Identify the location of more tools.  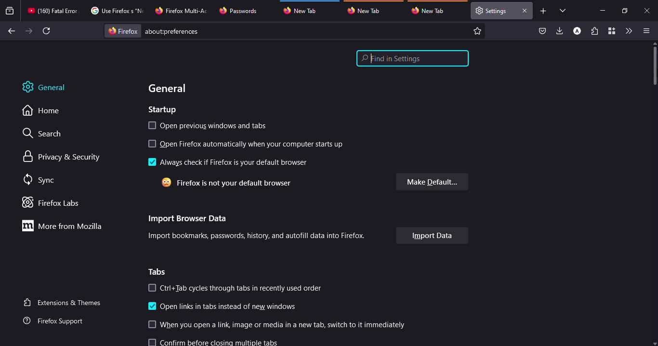
(628, 31).